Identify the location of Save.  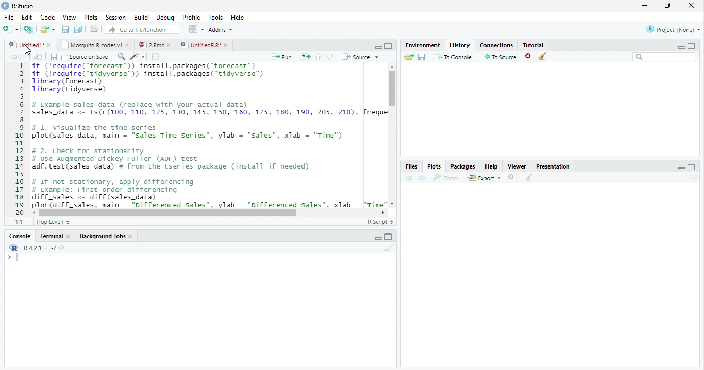
(53, 57).